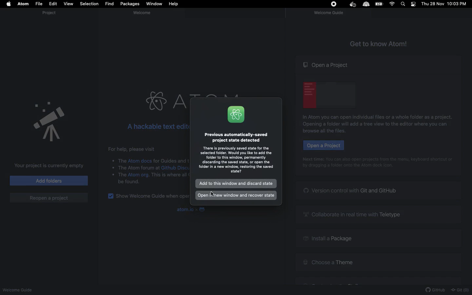 This screenshot has height=295, width=472. Describe the element at coordinates (236, 114) in the screenshot. I see `Atom` at that location.